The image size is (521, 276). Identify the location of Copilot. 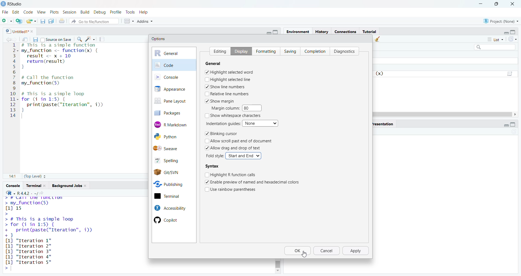
(169, 220).